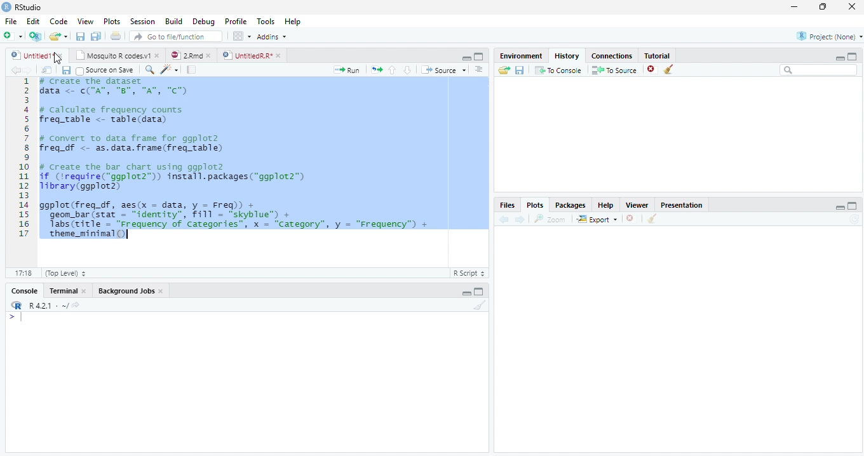 This screenshot has height=456, width=864. I want to click on Clear Console, so click(668, 69).